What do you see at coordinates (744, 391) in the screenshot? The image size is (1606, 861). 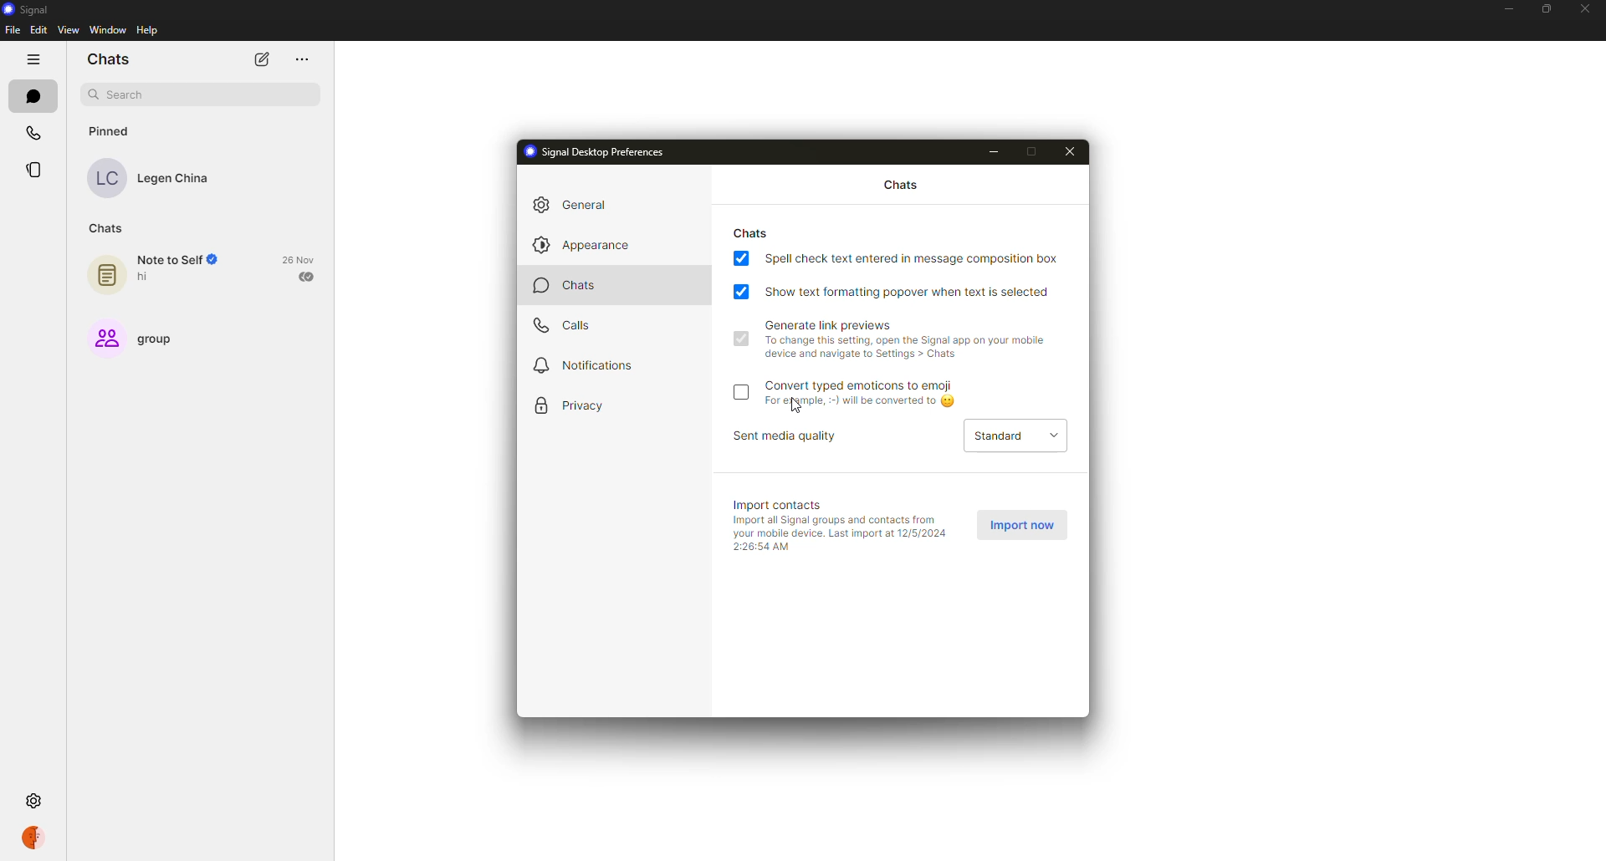 I see `disabled` at bounding box center [744, 391].